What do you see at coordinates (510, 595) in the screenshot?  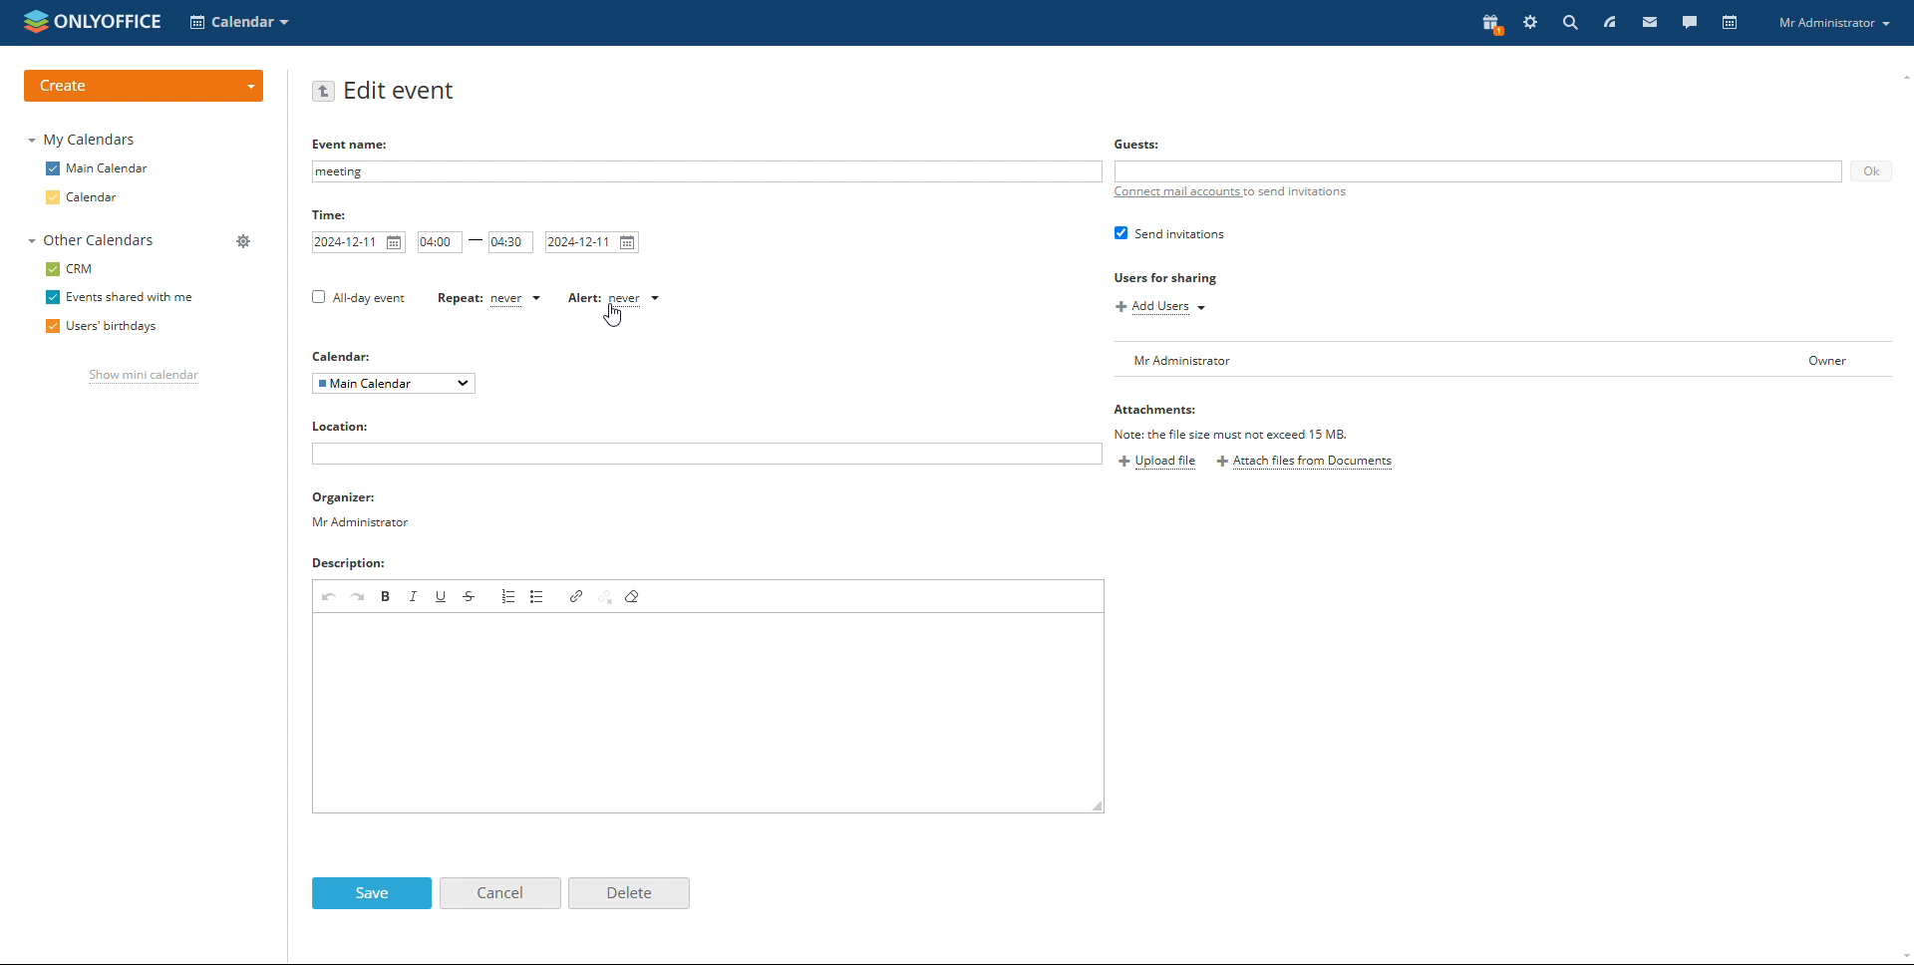 I see `insert/remove numbered list` at bounding box center [510, 595].